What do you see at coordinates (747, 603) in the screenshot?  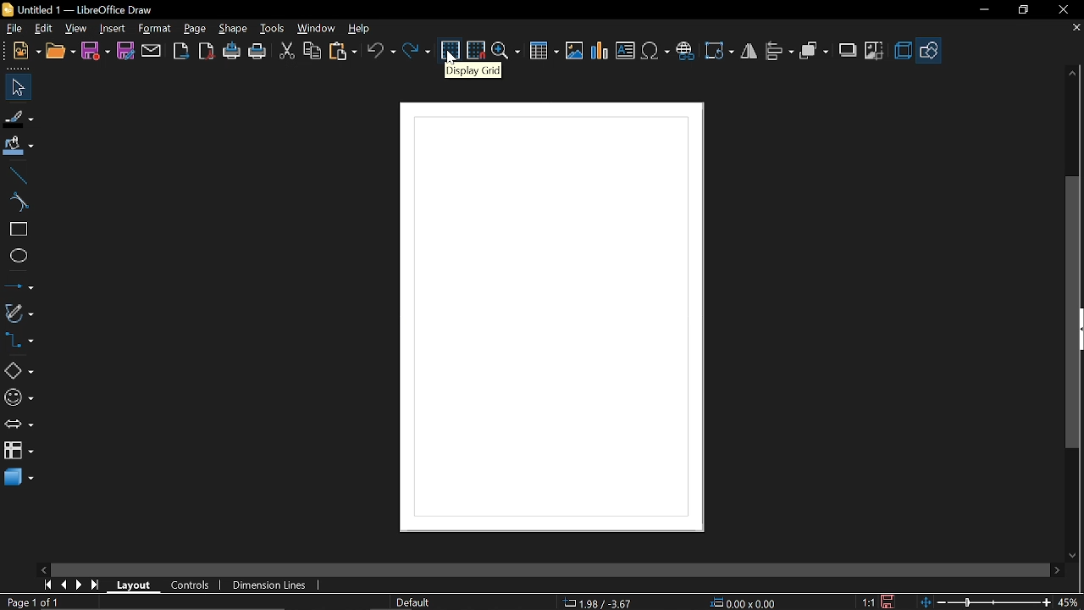 I see `0.00 x 0.00` at bounding box center [747, 603].